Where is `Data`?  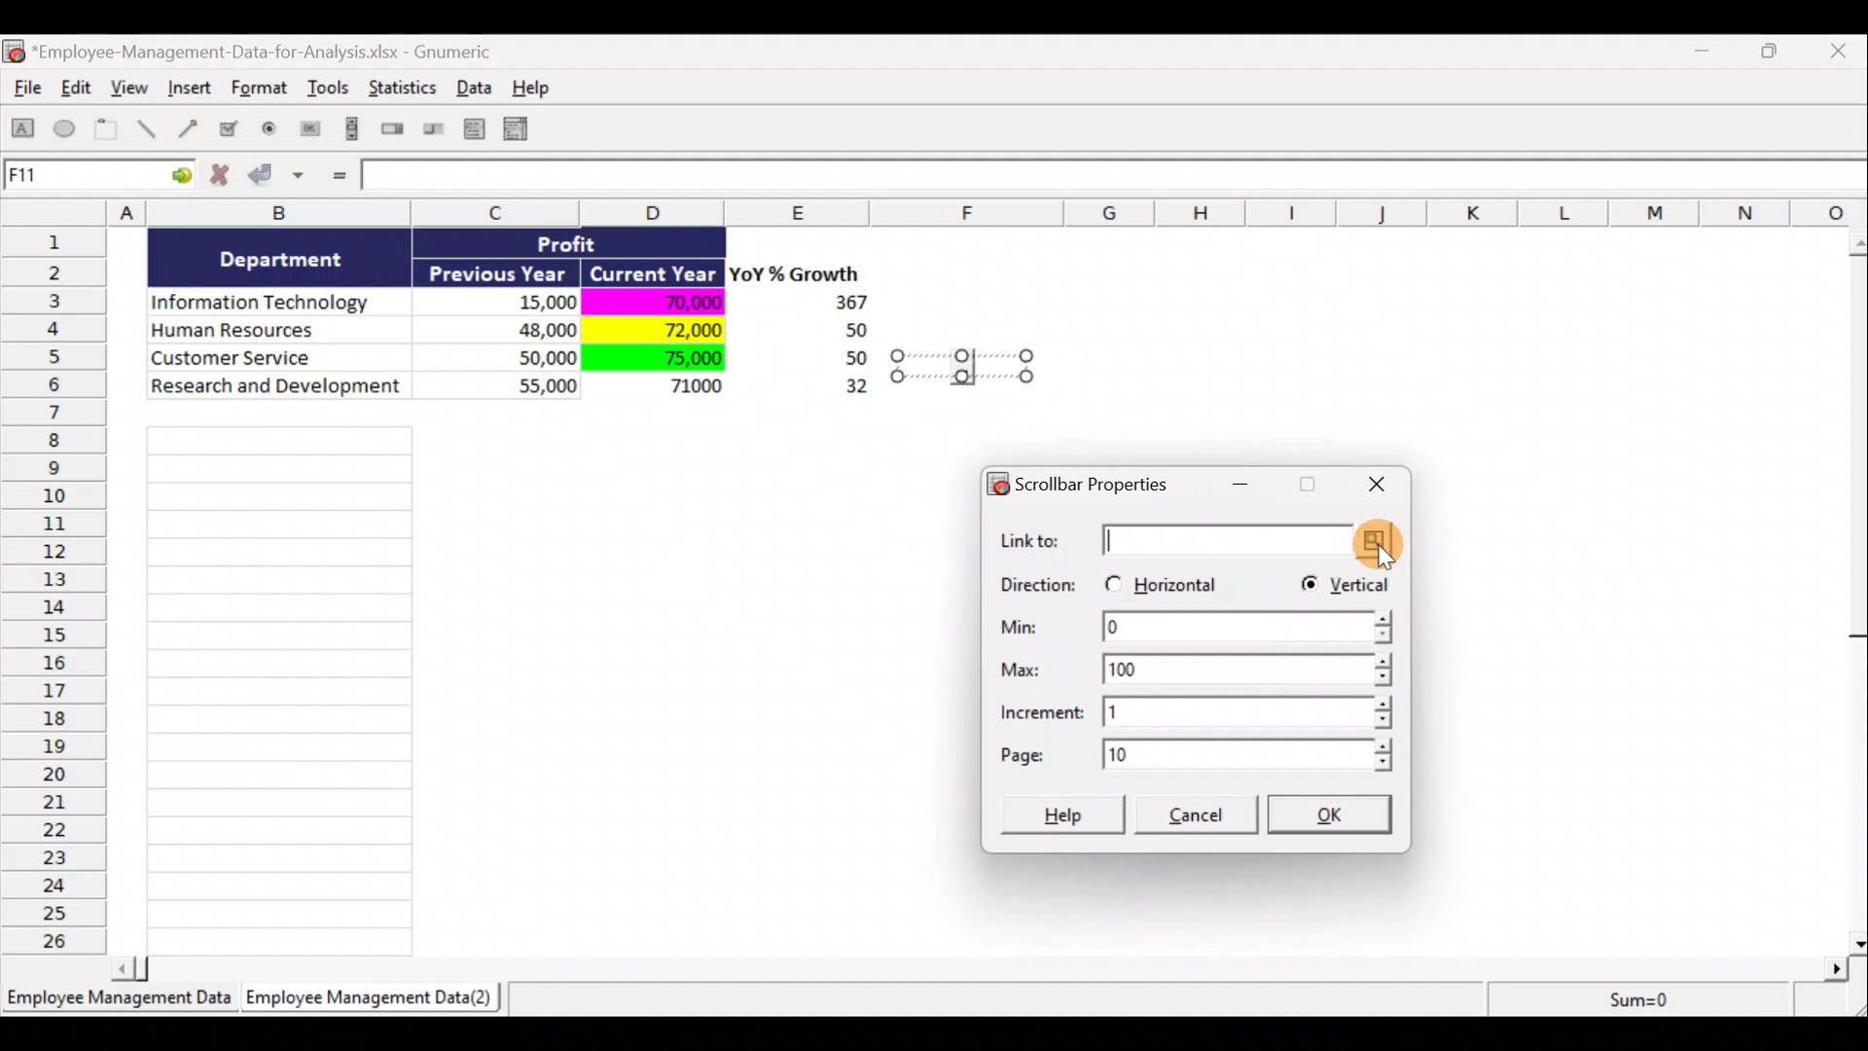
Data is located at coordinates (521, 329).